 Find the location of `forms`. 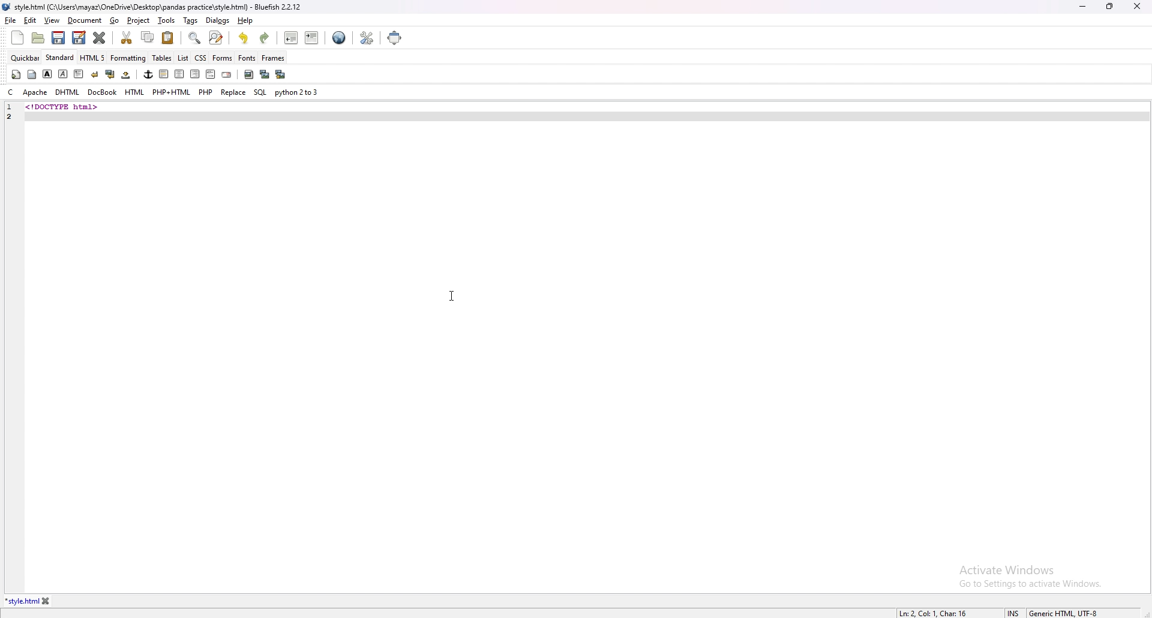

forms is located at coordinates (223, 57).